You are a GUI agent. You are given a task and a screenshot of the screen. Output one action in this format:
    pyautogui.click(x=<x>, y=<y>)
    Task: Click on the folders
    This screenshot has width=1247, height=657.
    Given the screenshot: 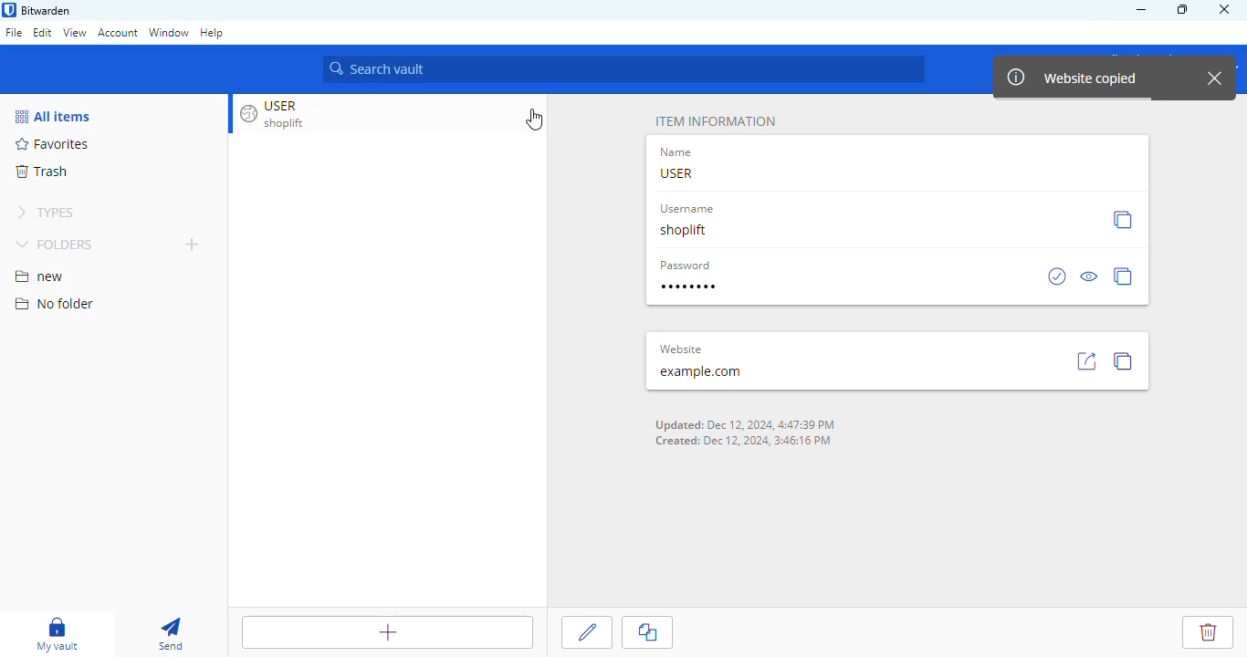 What is the action you would take?
    pyautogui.click(x=56, y=245)
    